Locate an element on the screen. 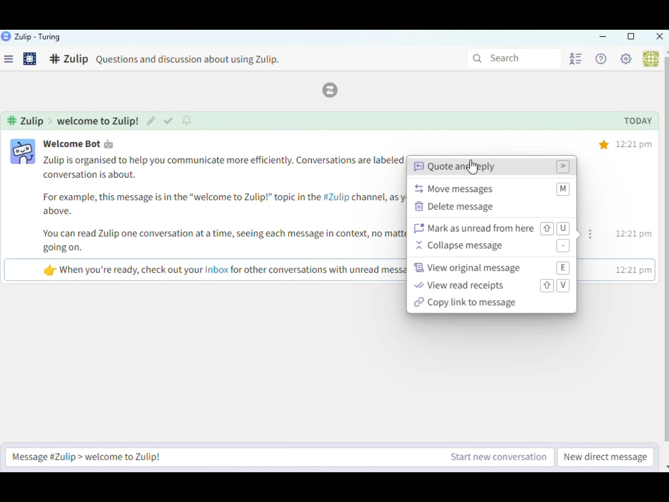 This screenshot has width=669, height=502. Delete message is located at coordinates (491, 208).